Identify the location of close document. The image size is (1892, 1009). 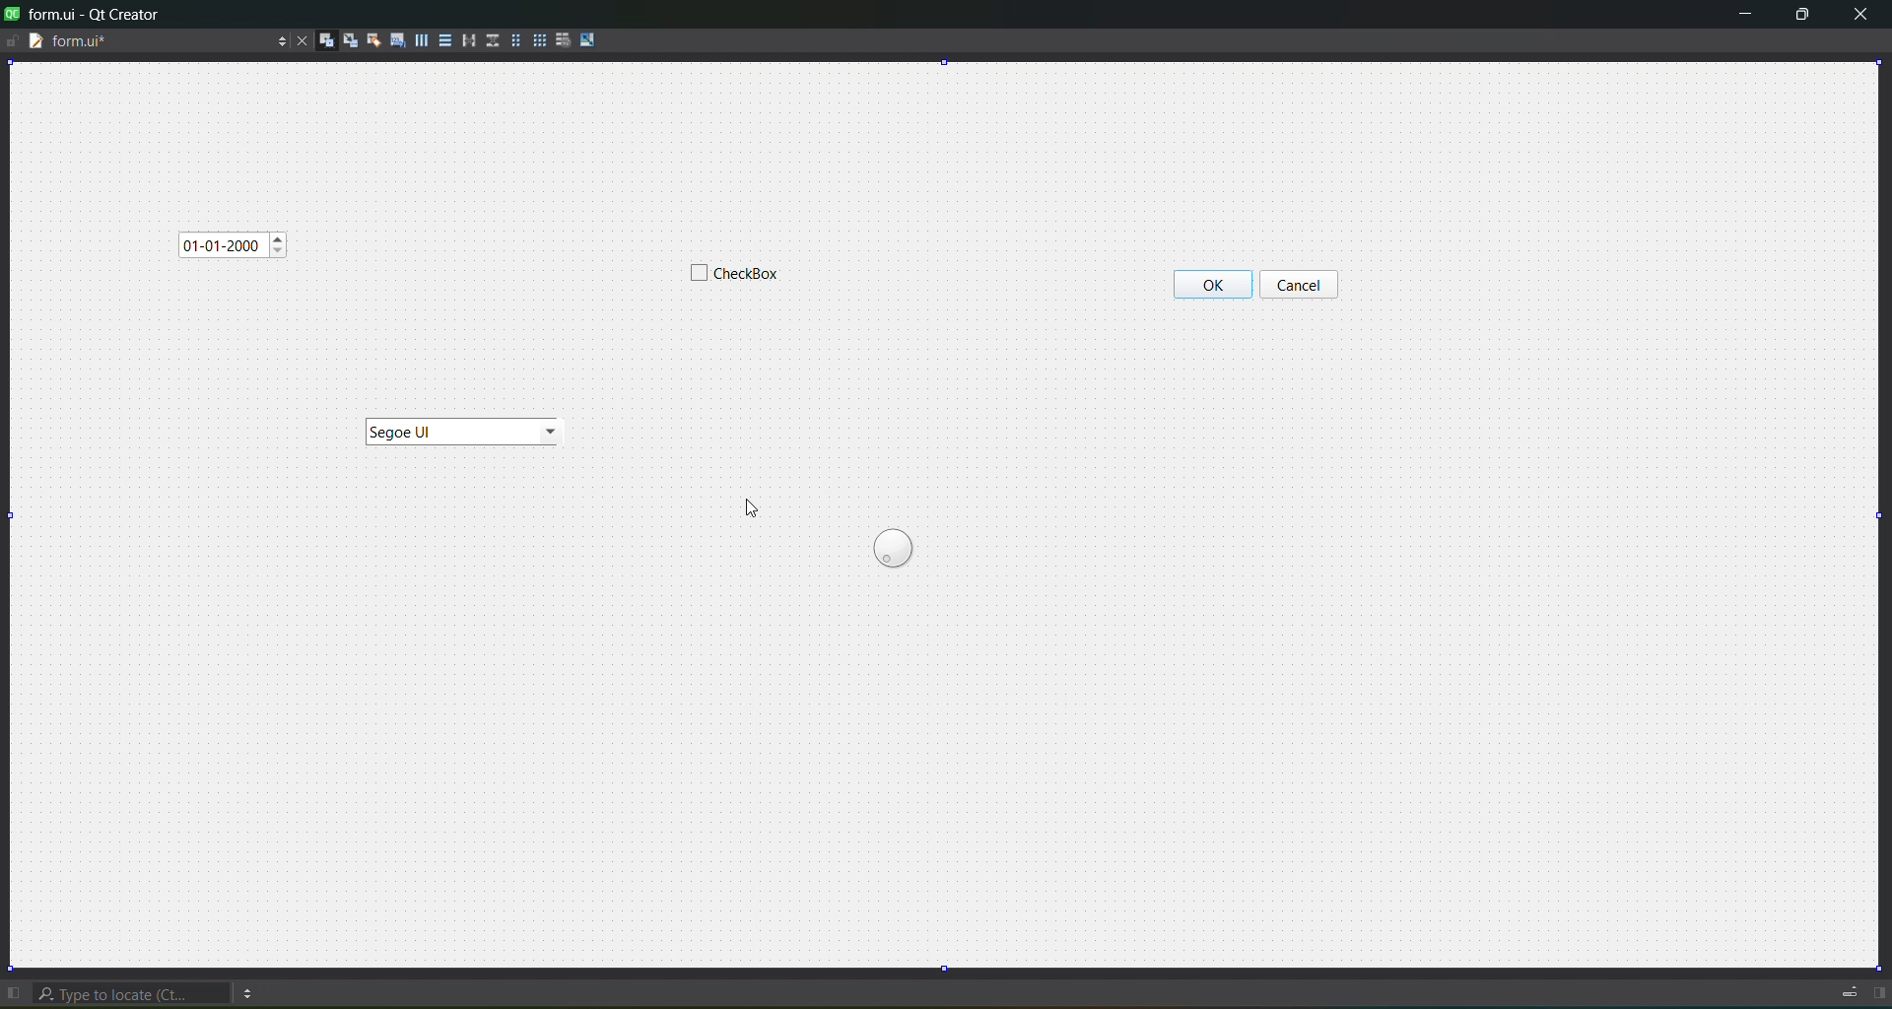
(299, 37).